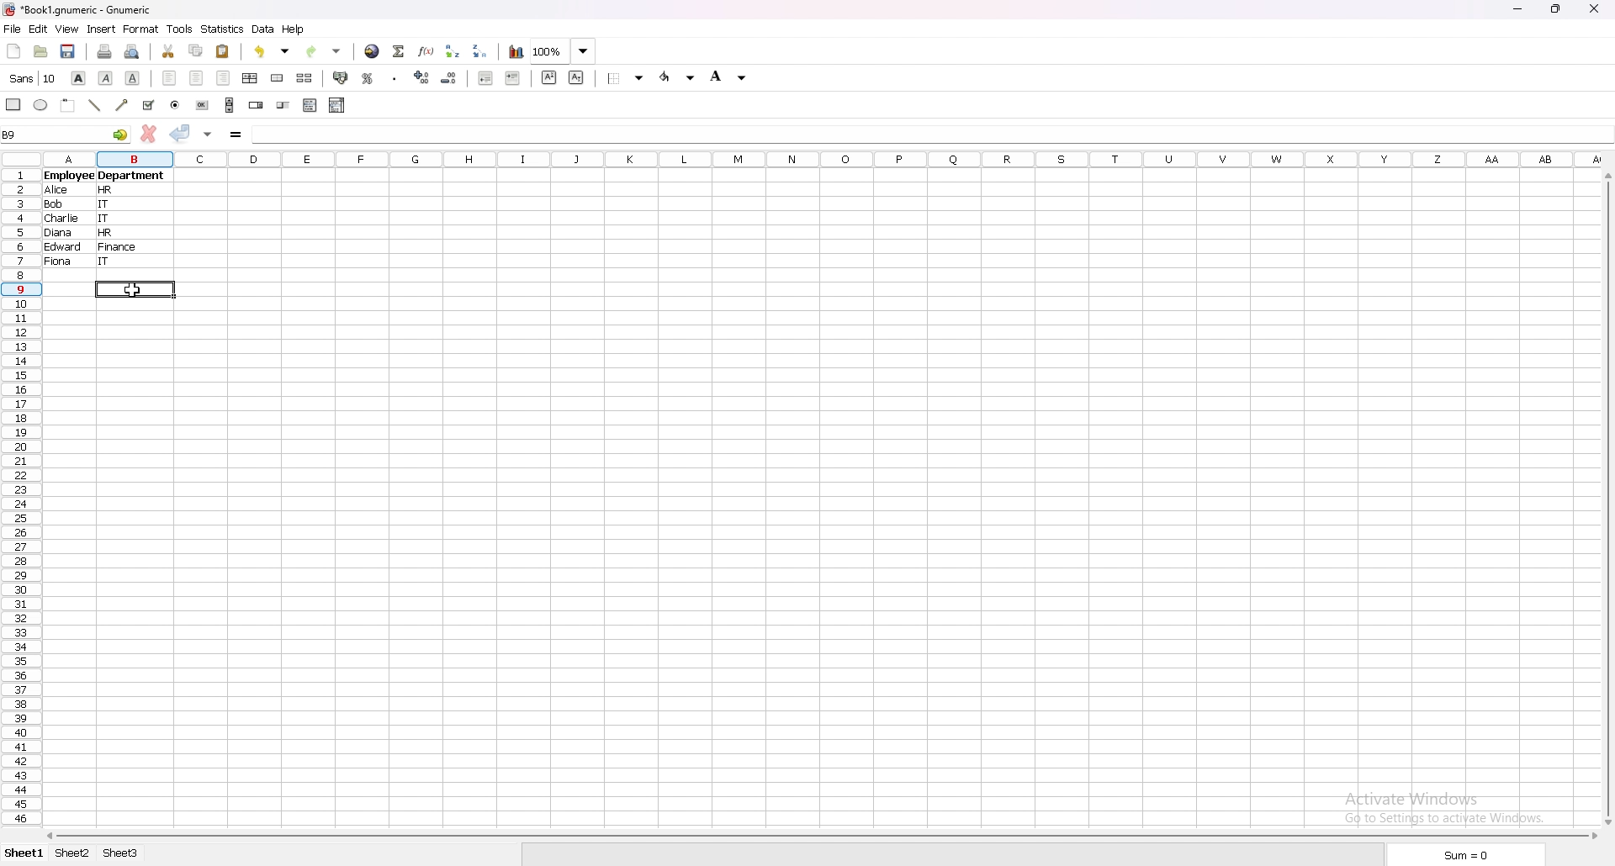  I want to click on department, so click(130, 177).